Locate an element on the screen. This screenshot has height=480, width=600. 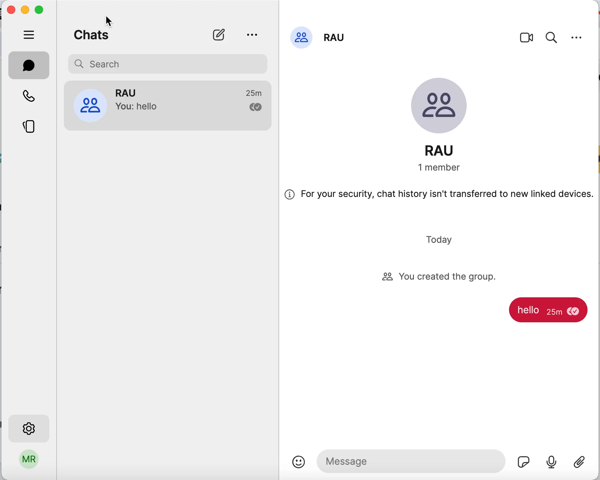
you created the group is located at coordinates (447, 277).